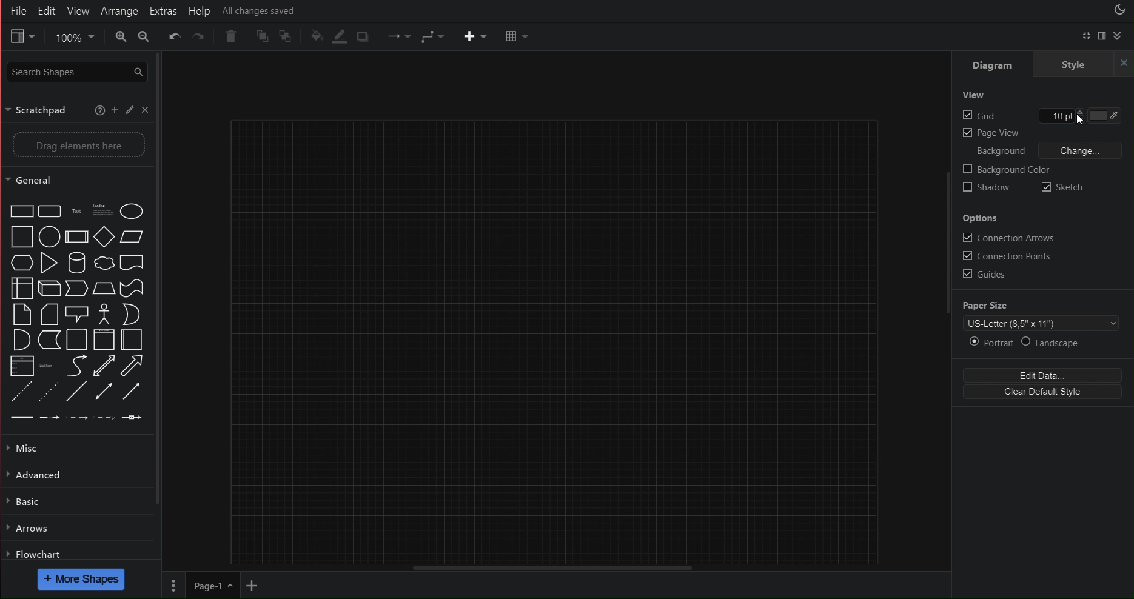 This screenshot has width=1134, height=599. I want to click on Add new page, so click(255, 585).